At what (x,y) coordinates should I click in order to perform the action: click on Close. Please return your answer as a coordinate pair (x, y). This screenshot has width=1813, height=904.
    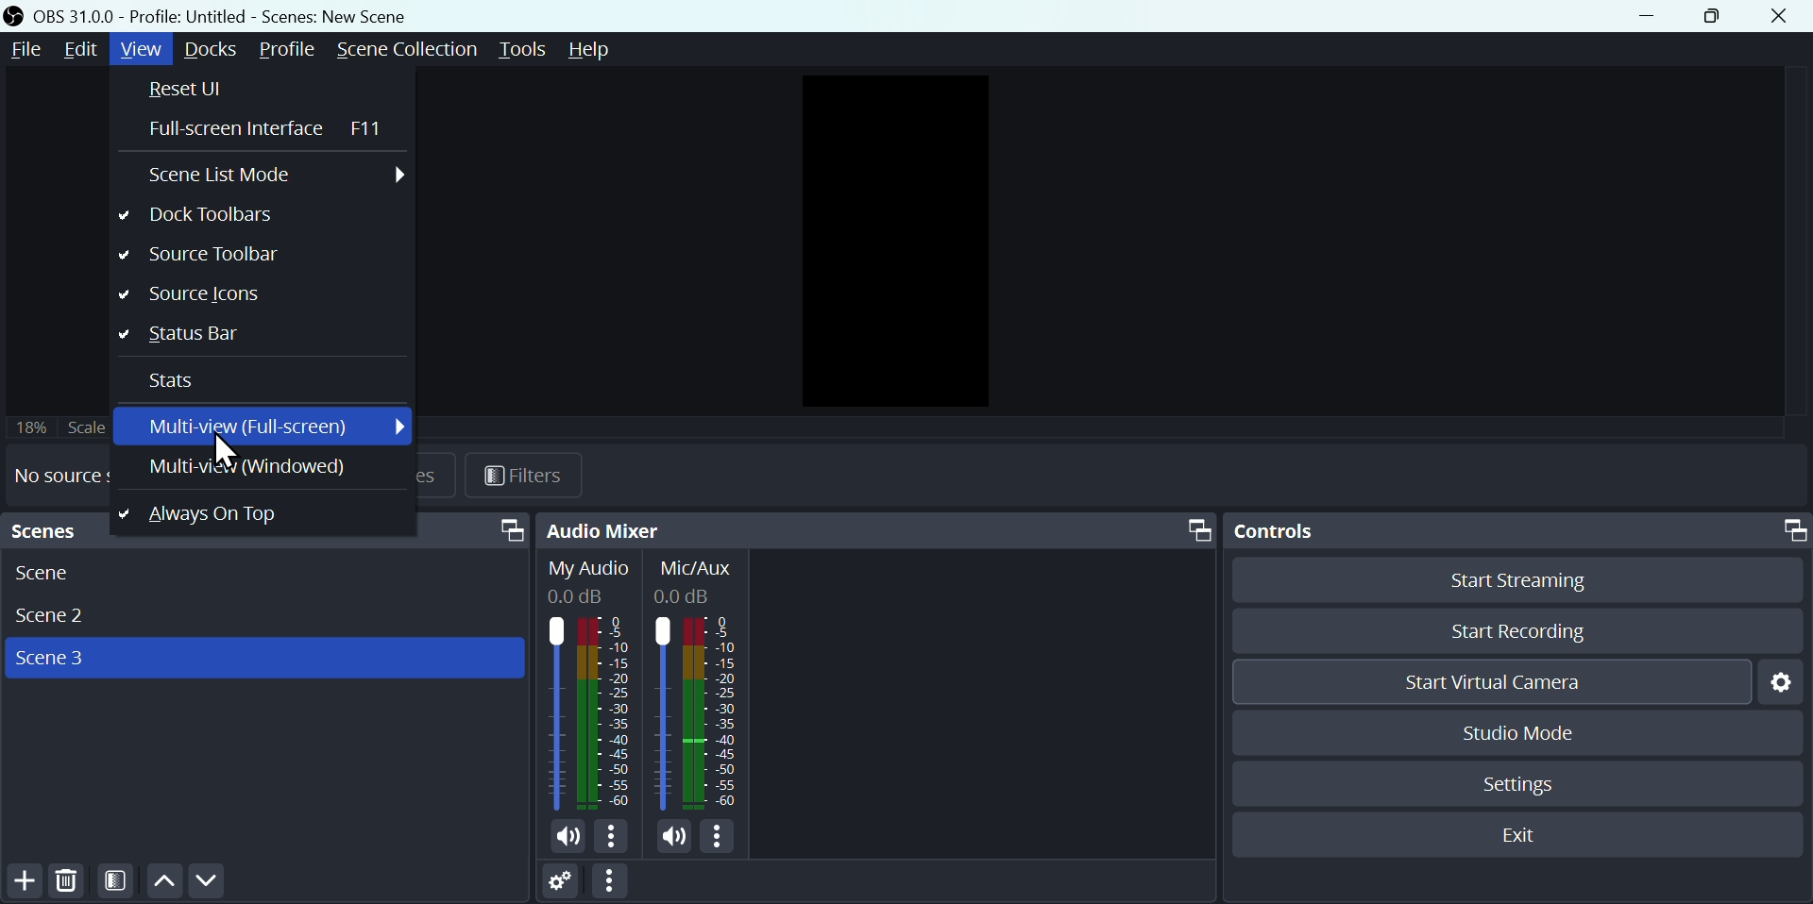
    Looking at the image, I should click on (1784, 17).